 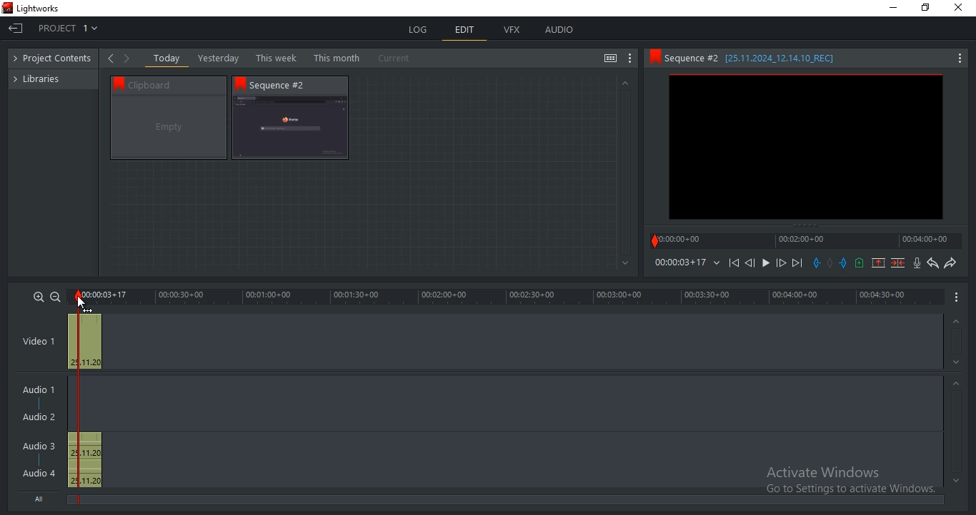 I want to click on sequence 2, so click(x=290, y=128).